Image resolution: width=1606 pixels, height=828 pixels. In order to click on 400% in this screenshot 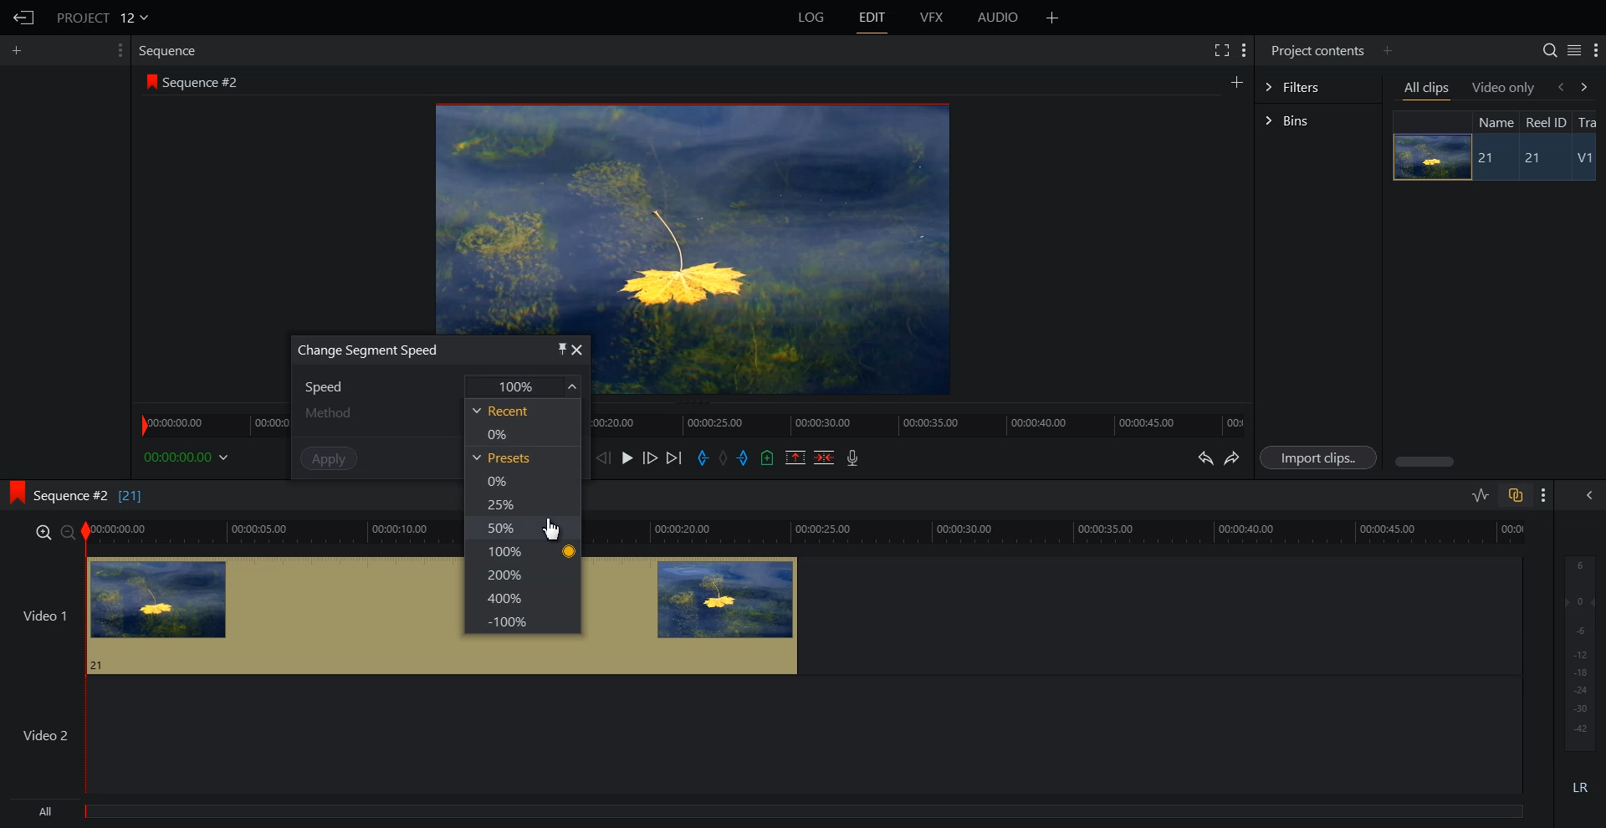, I will do `click(503, 599)`.